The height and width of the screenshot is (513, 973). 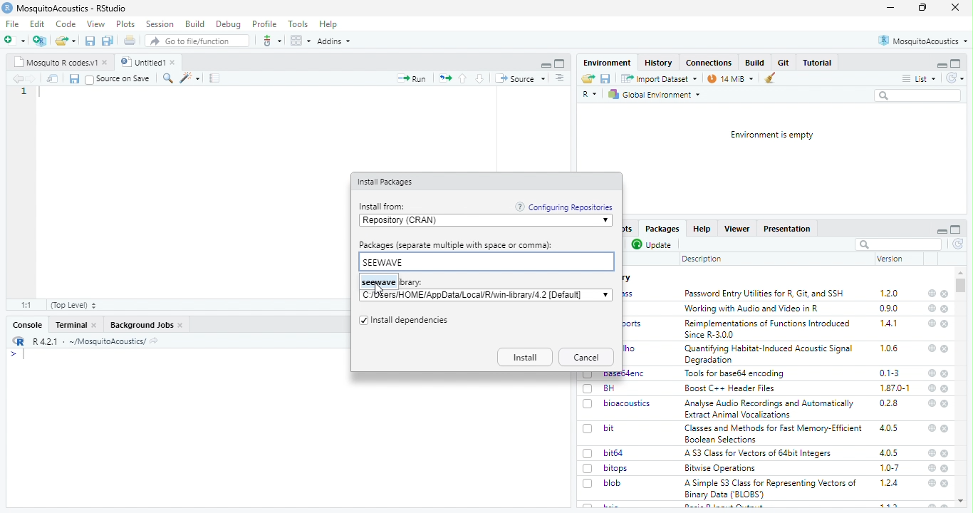 What do you see at coordinates (161, 24) in the screenshot?
I see `Session` at bounding box center [161, 24].